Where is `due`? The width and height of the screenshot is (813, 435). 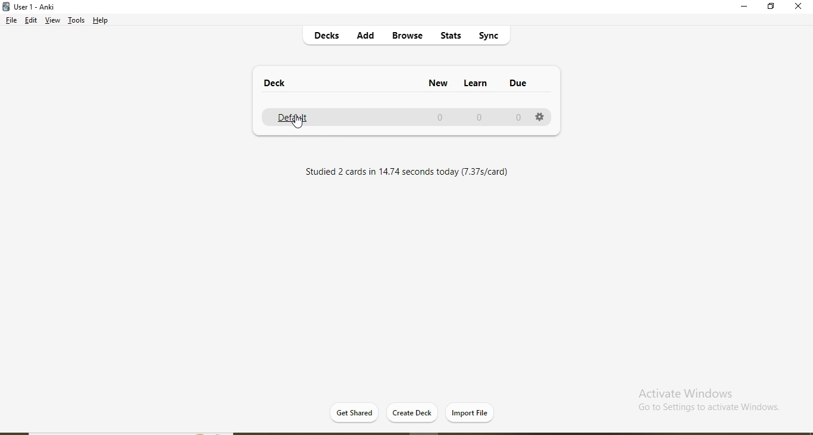 due is located at coordinates (530, 84).